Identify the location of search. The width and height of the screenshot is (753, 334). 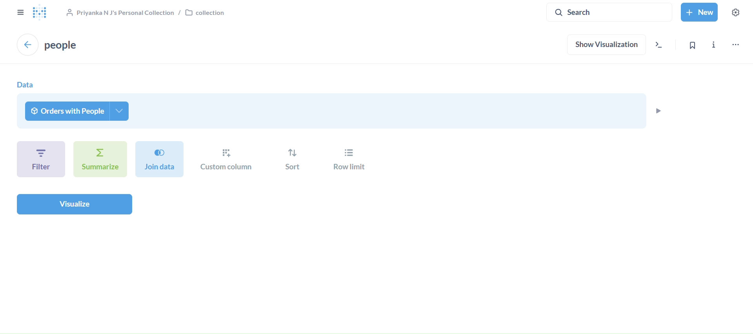
(609, 11).